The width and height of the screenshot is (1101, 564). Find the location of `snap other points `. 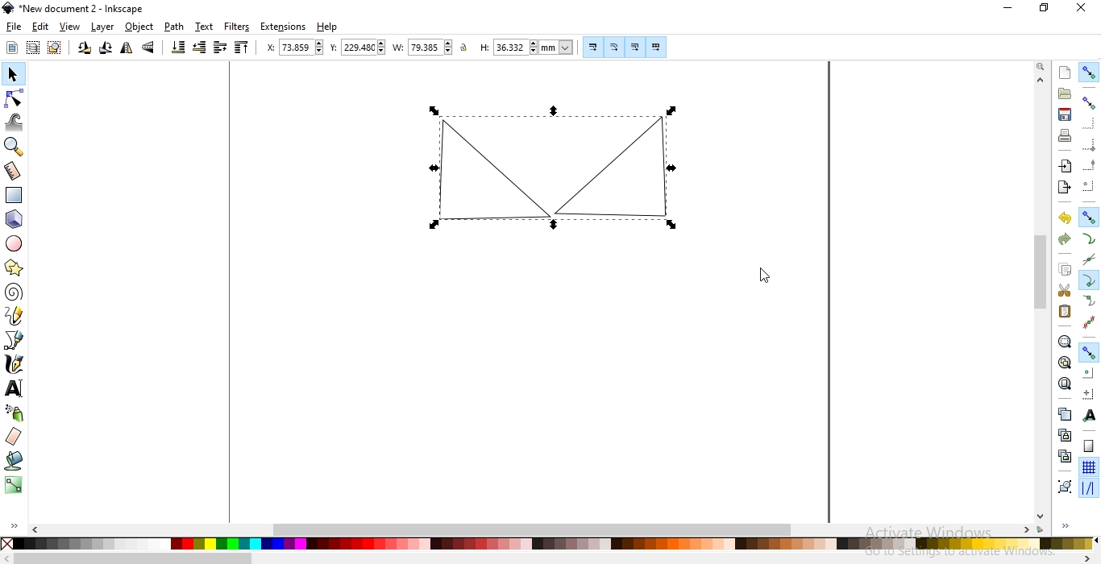

snap other points  is located at coordinates (1088, 352).